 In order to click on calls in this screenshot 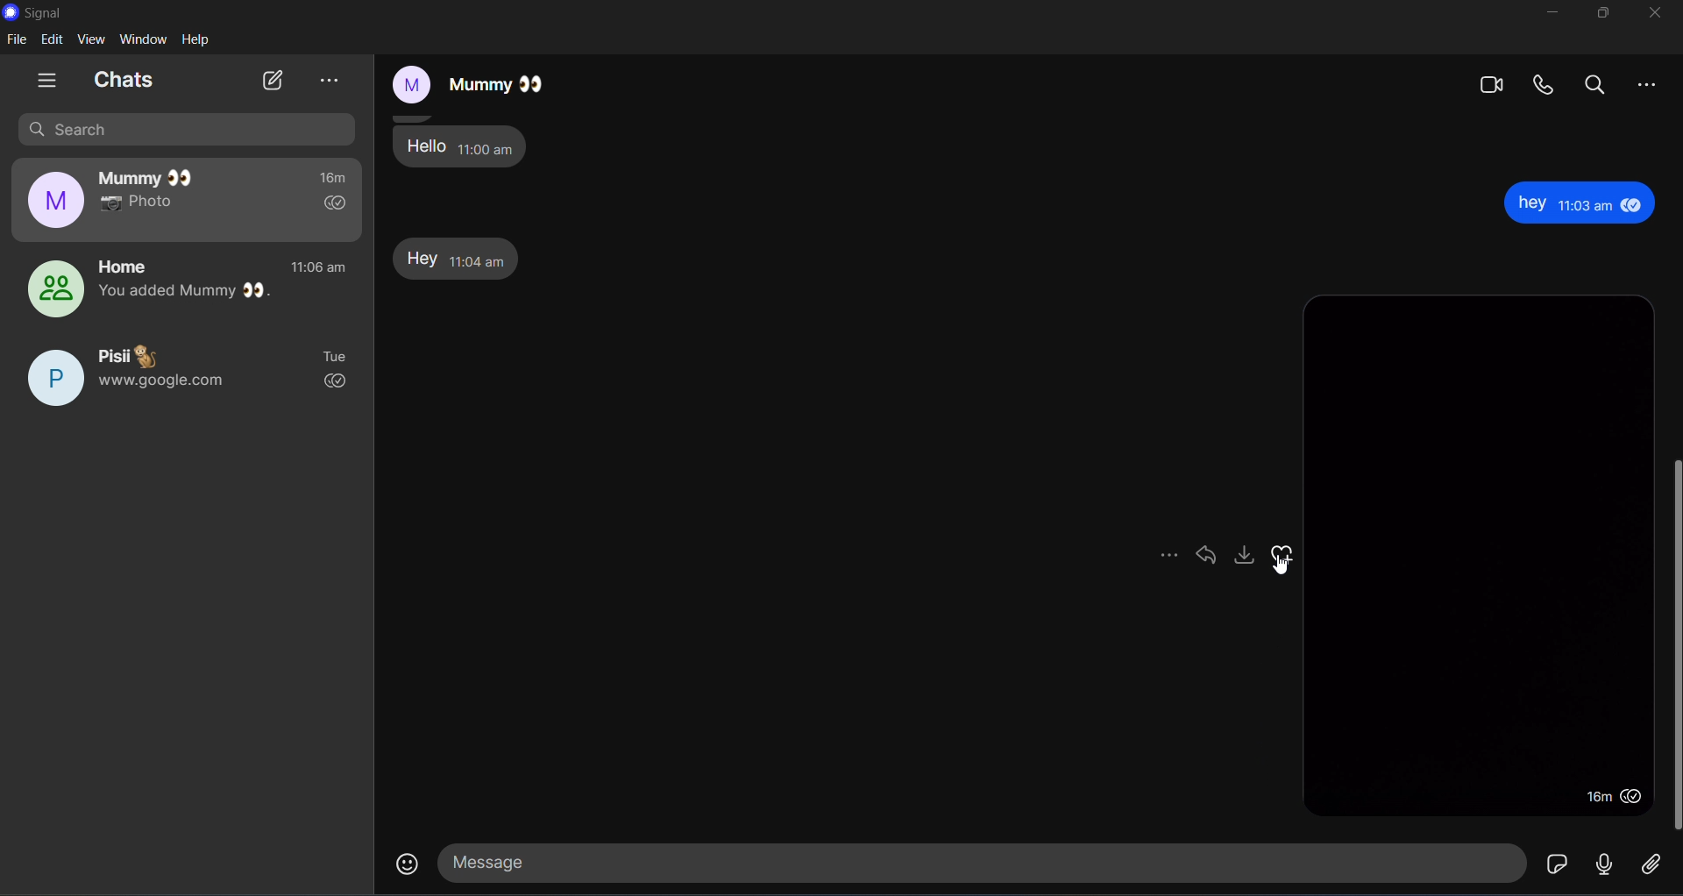, I will do `click(1541, 84)`.